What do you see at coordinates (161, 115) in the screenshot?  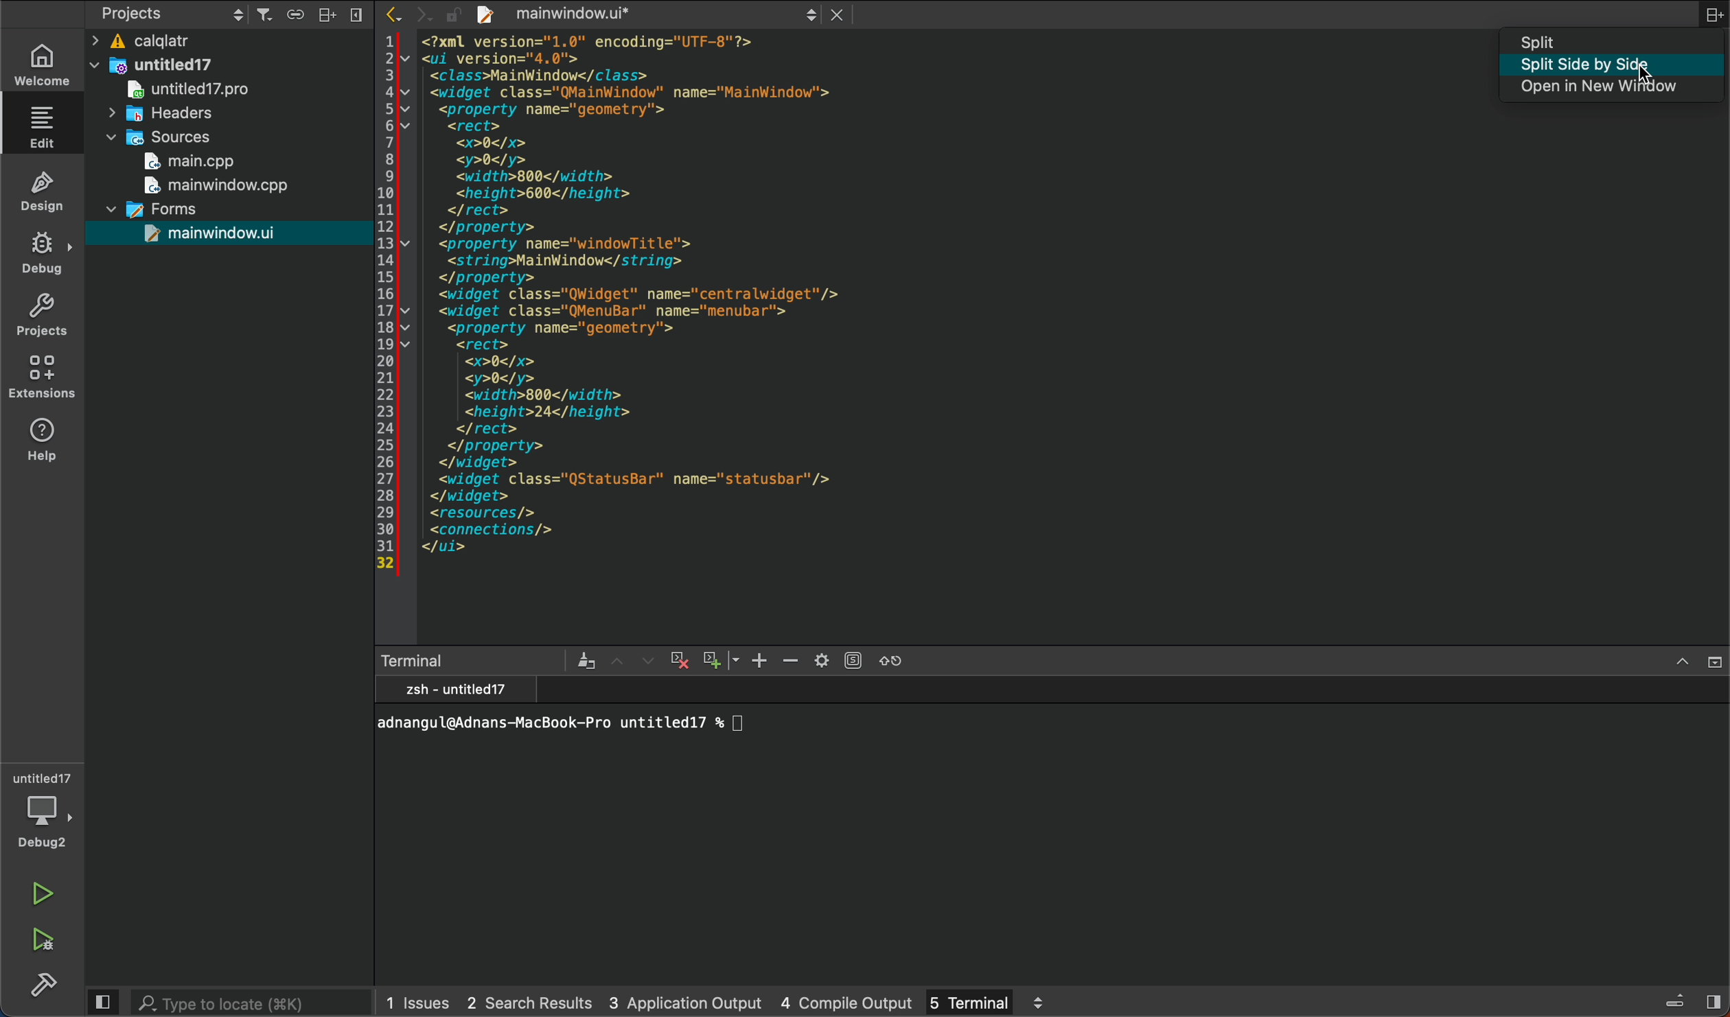 I see `headers` at bounding box center [161, 115].